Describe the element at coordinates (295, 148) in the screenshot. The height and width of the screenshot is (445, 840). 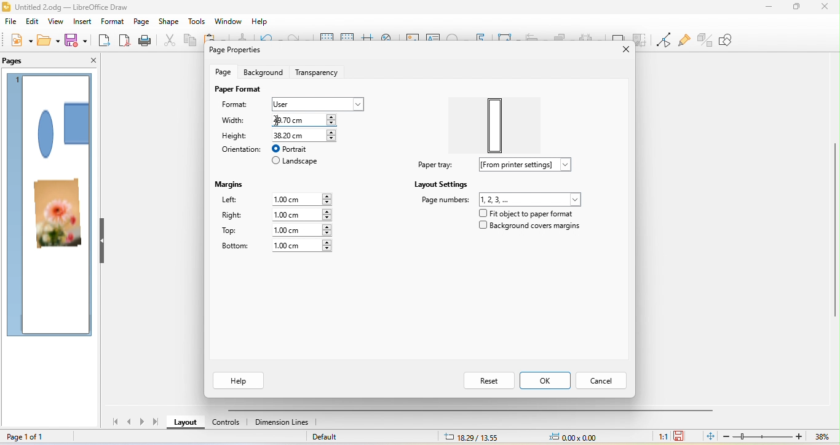
I see `portrait` at that location.